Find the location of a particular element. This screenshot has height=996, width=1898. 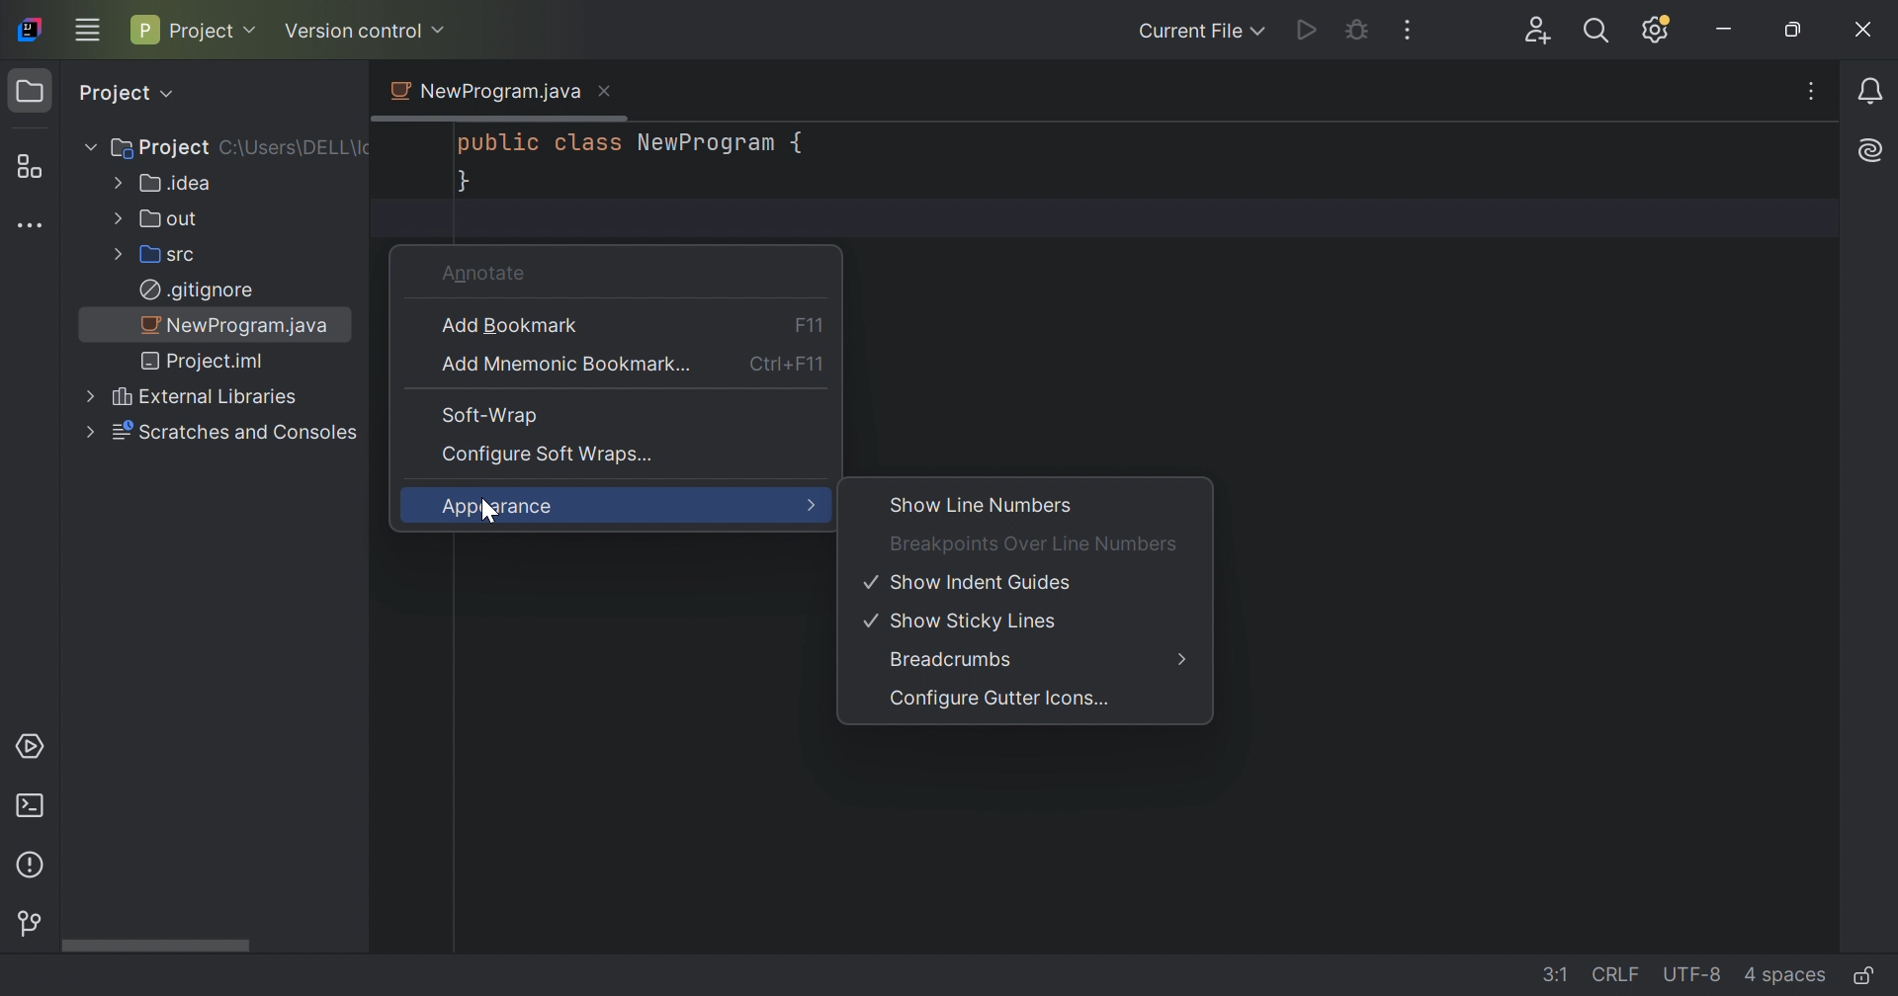

Add Bookmark is located at coordinates (512, 326).